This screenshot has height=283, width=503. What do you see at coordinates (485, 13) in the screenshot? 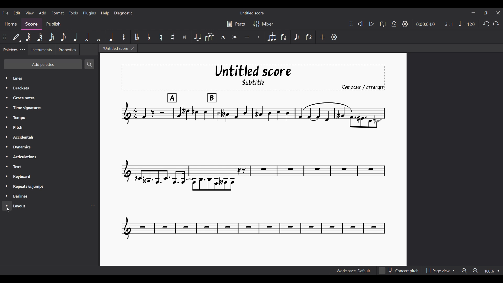
I see `Show in smaller tab` at bounding box center [485, 13].